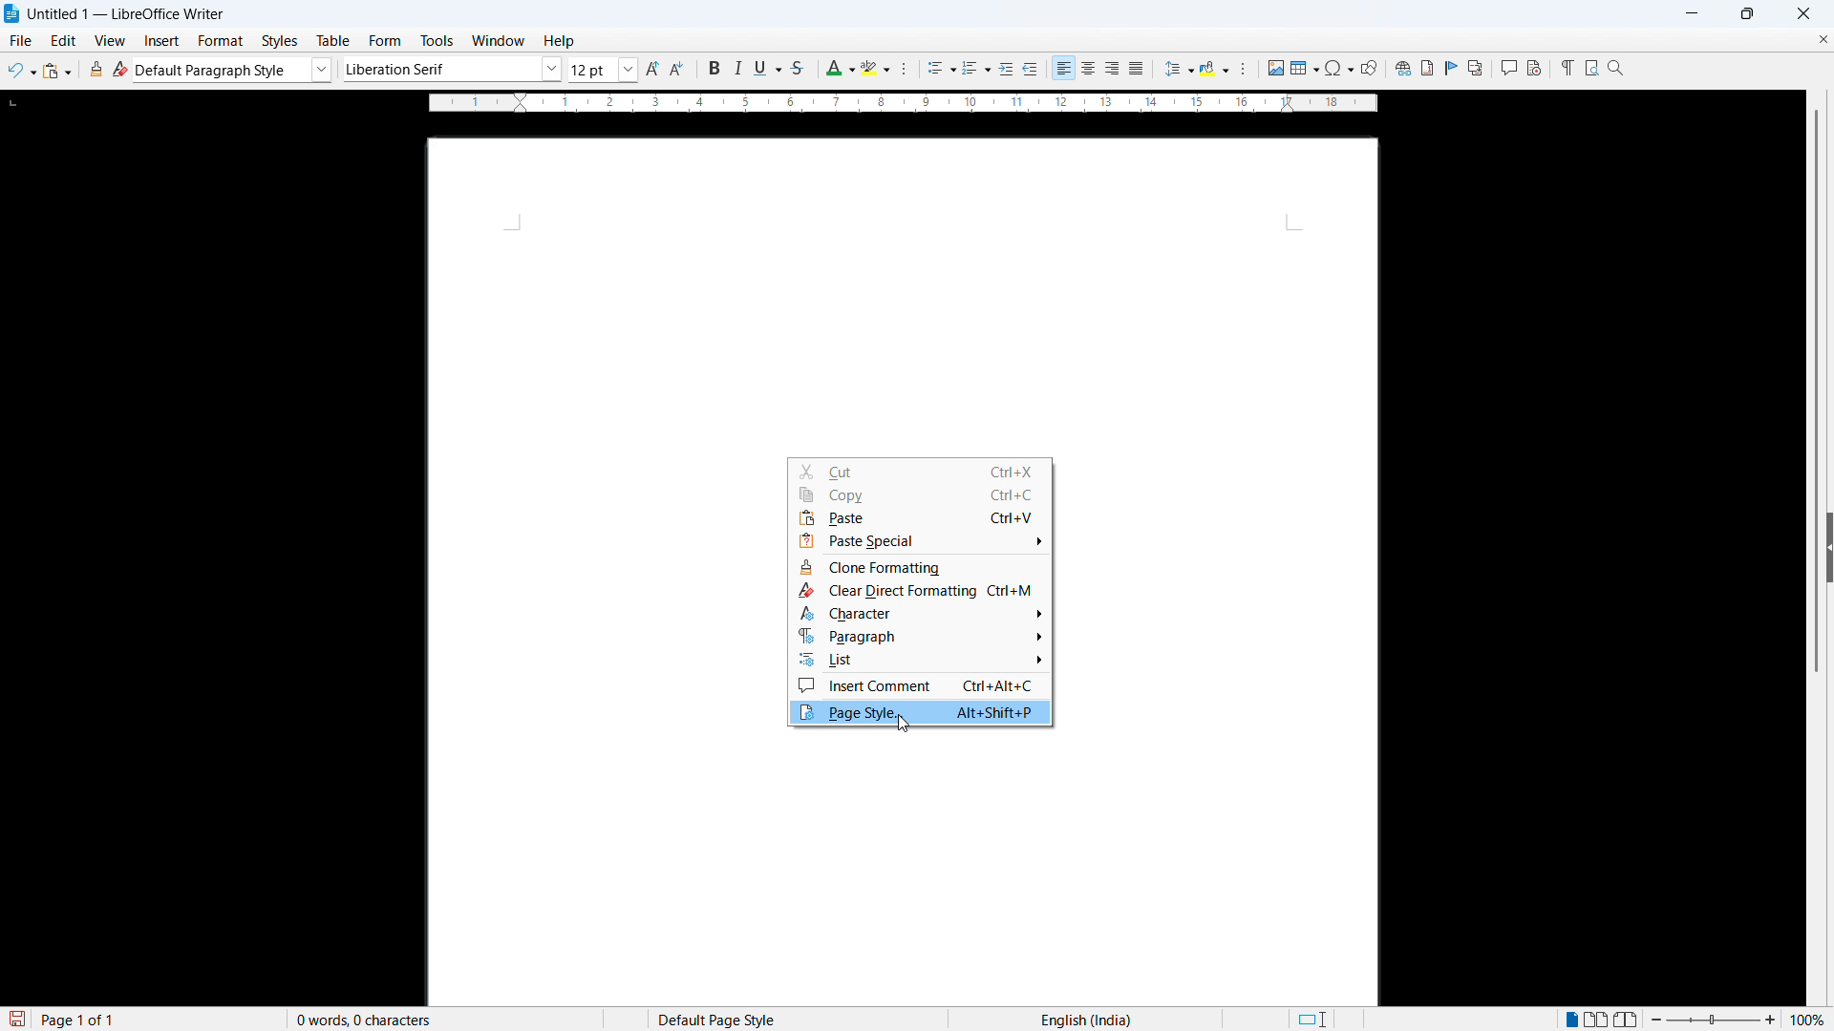 This screenshot has width=1834, height=1031. I want to click on Zoom percentage , so click(1810, 1019).